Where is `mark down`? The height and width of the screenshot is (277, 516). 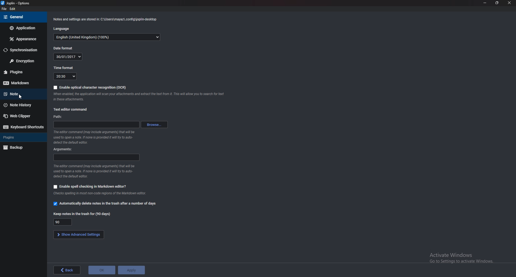 mark down is located at coordinates (20, 83).